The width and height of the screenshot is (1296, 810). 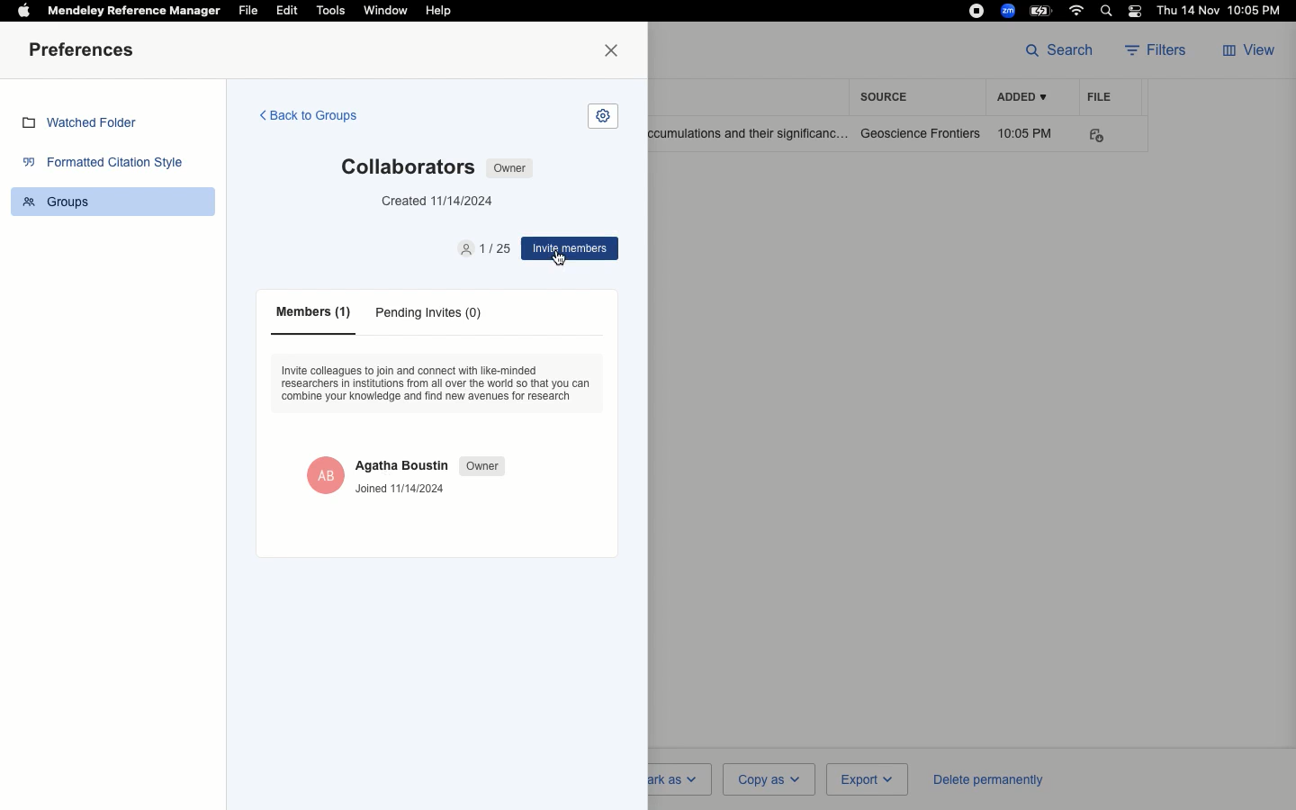 What do you see at coordinates (403, 490) in the screenshot?
I see `Joinrd 11/14/2024` at bounding box center [403, 490].